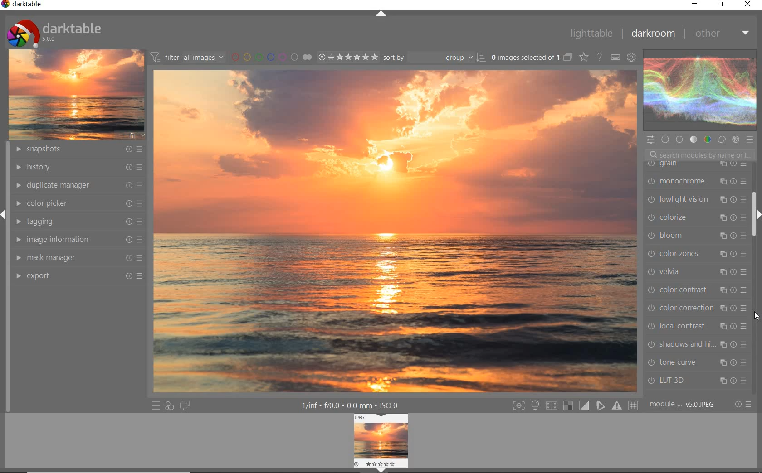 The height and width of the screenshot is (473, 762). Describe the element at coordinates (23, 5) in the screenshot. I see `darktable` at that location.